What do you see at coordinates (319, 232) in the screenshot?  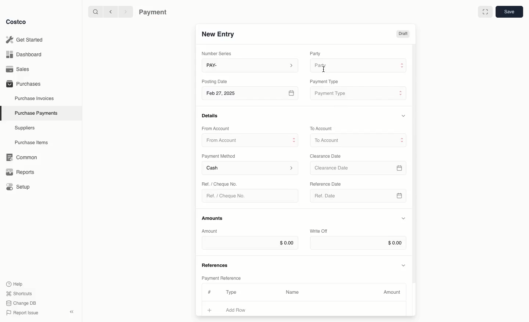 I see `Write Off` at bounding box center [319, 232].